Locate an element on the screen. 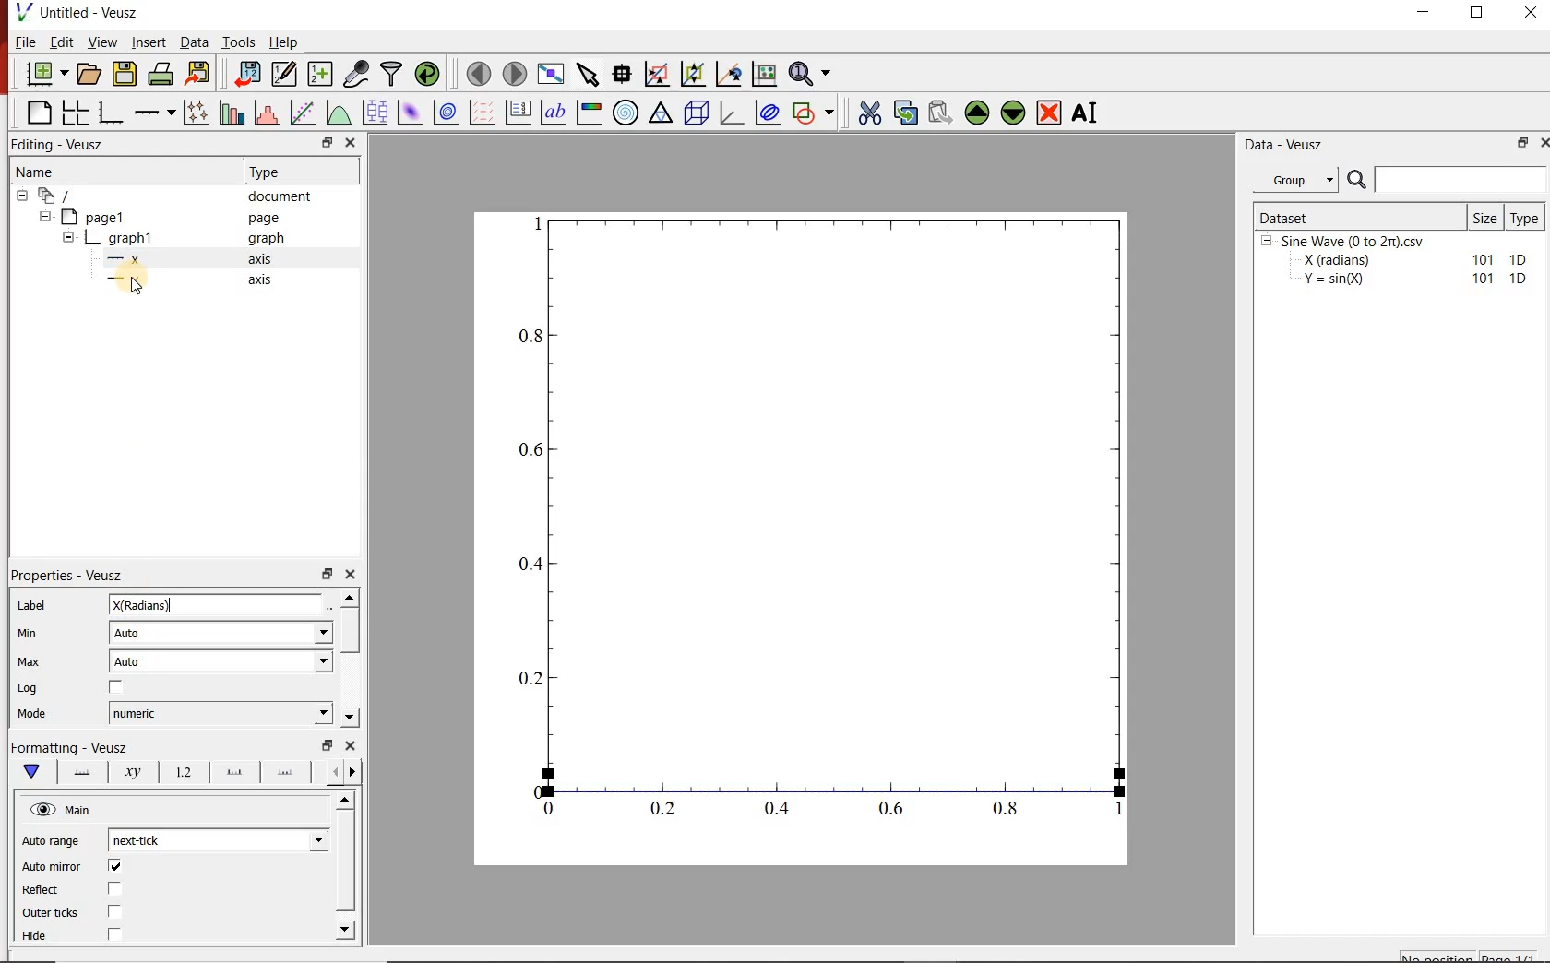  plot 2d dataset as image is located at coordinates (411, 113).